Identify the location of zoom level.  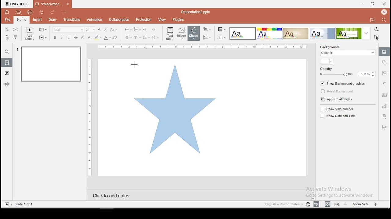
(361, 204).